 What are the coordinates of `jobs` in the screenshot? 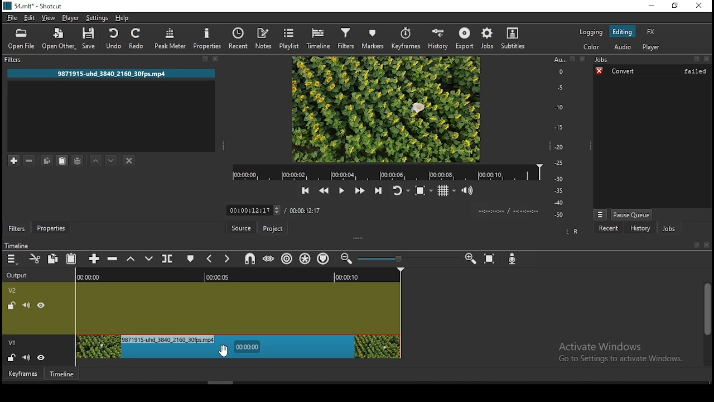 It's located at (486, 37).